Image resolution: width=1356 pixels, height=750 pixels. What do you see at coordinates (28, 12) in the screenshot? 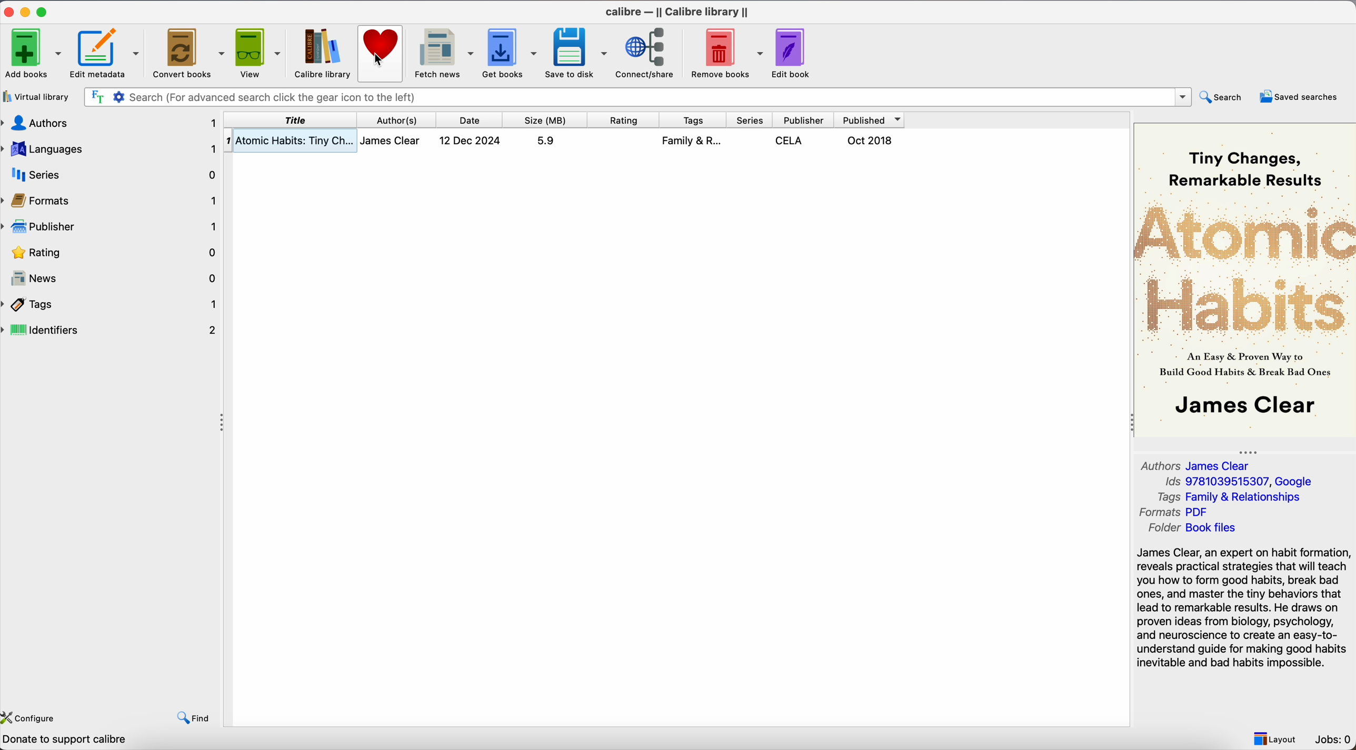
I see `minimize` at bounding box center [28, 12].